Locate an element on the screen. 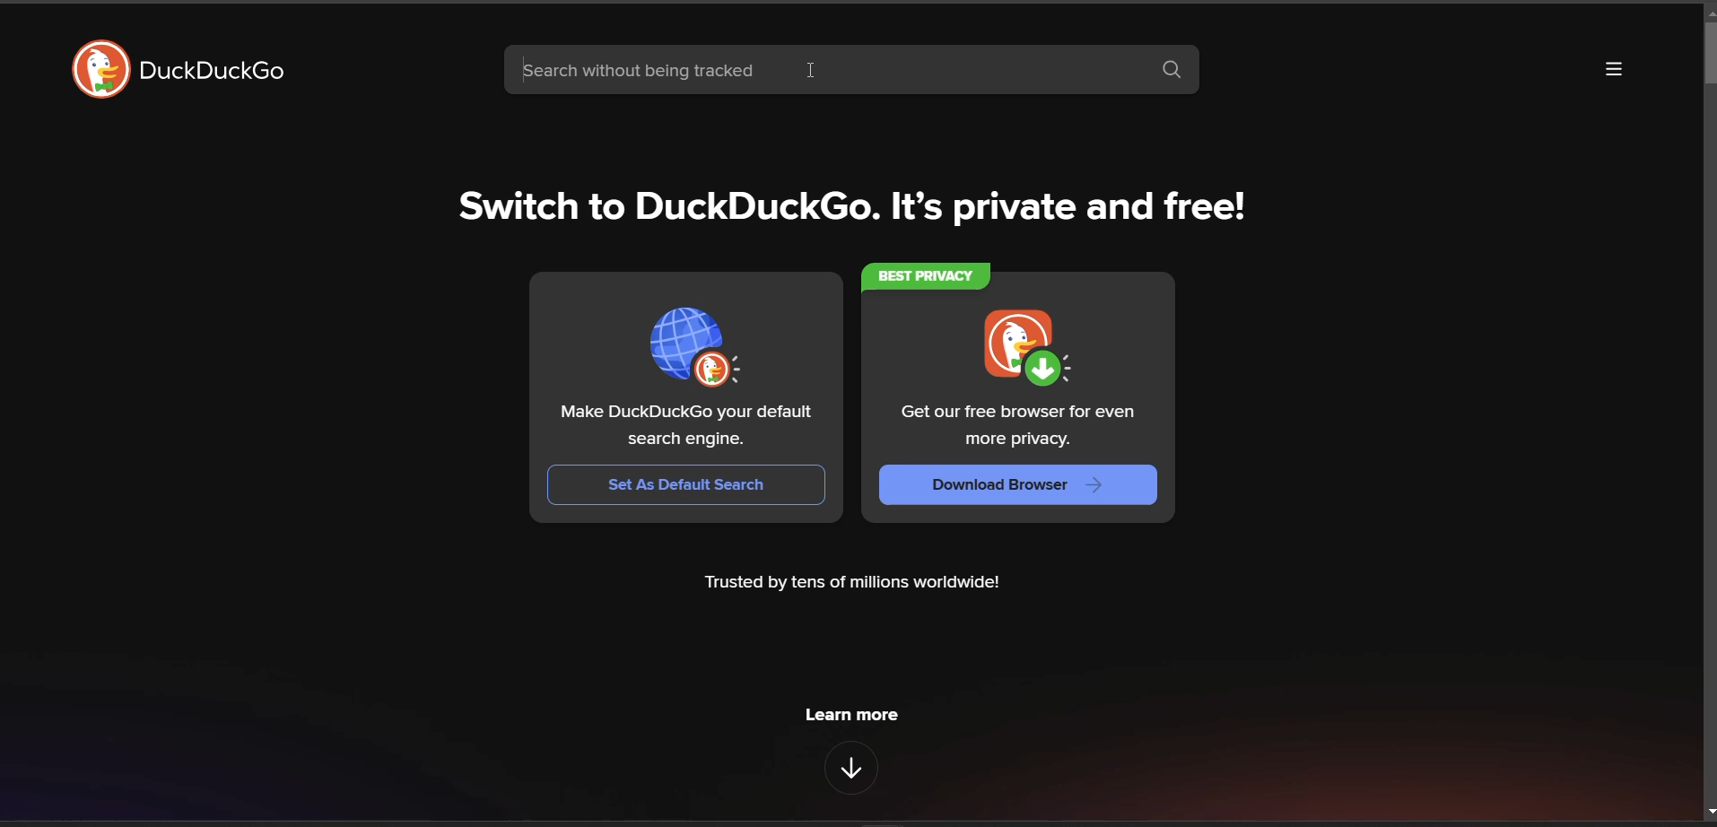  logo is located at coordinates (99, 68).